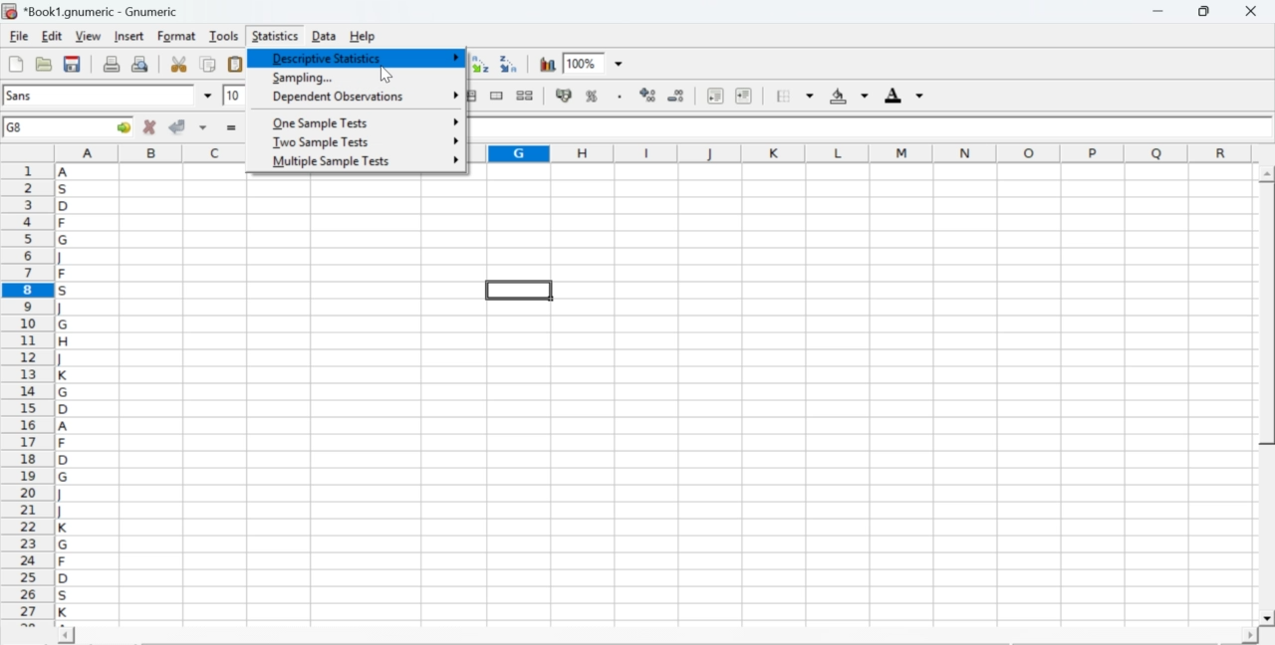 The image size is (1275, 645). Describe the element at coordinates (202, 126) in the screenshot. I see `accept changes across selection` at that location.